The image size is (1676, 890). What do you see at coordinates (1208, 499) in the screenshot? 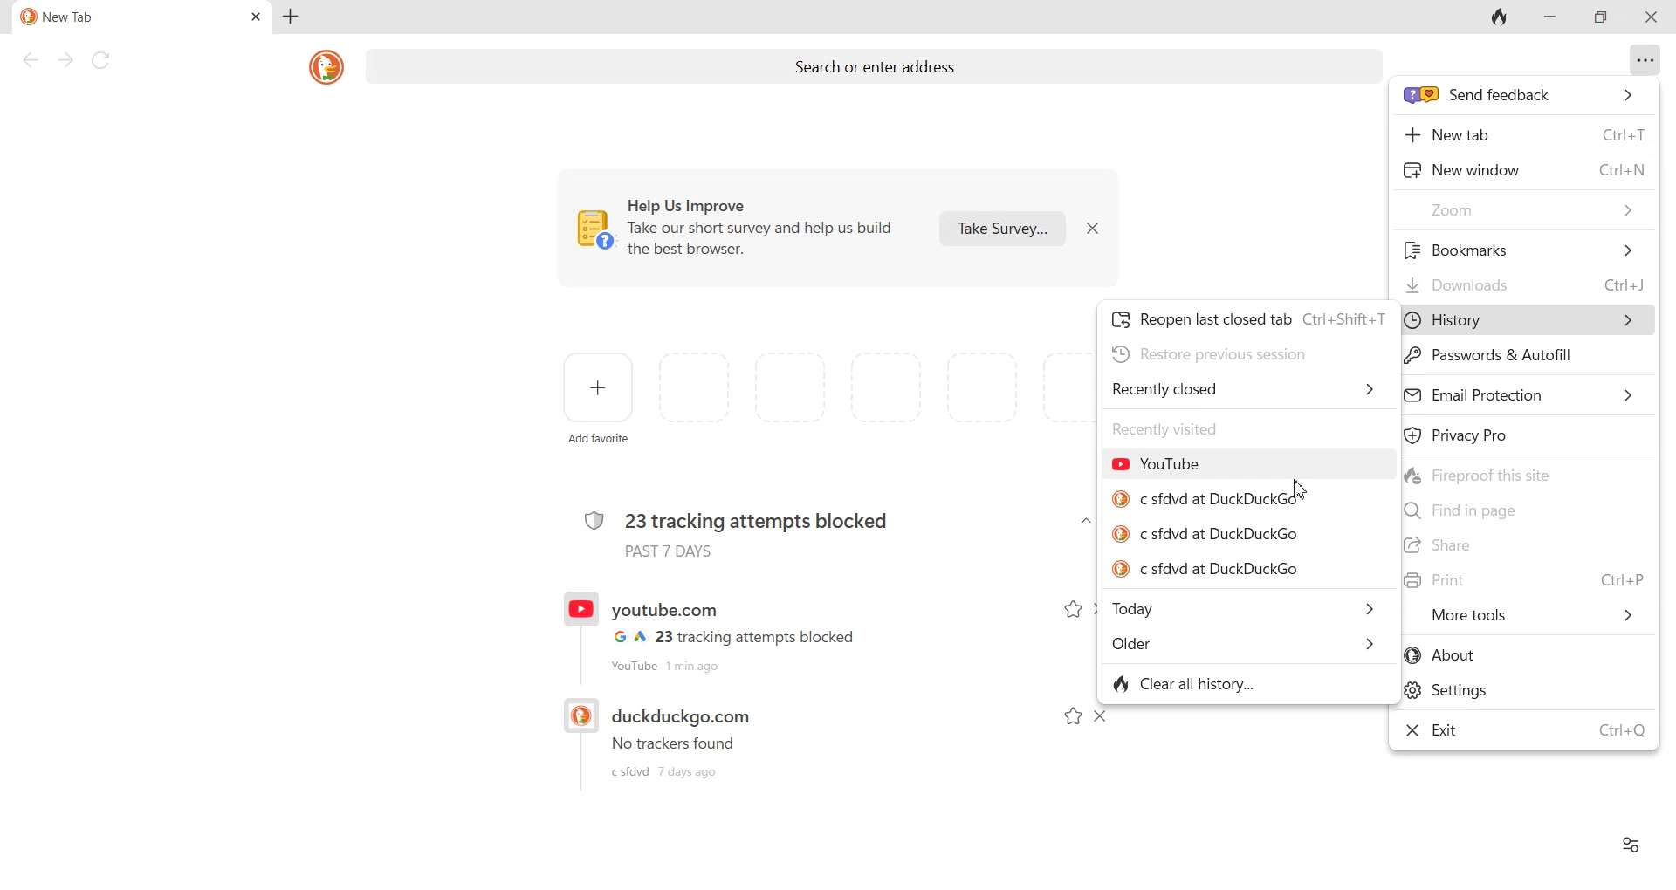
I see `c sfdvd at DuckDuckGo` at bounding box center [1208, 499].